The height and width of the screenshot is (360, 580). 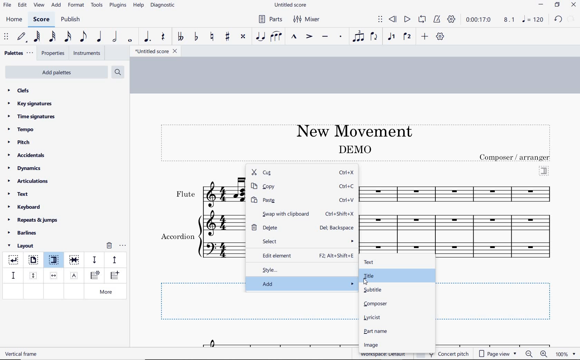 What do you see at coordinates (57, 73) in the screenshot?
I see `add palettes` at bounding box center [57, 73].